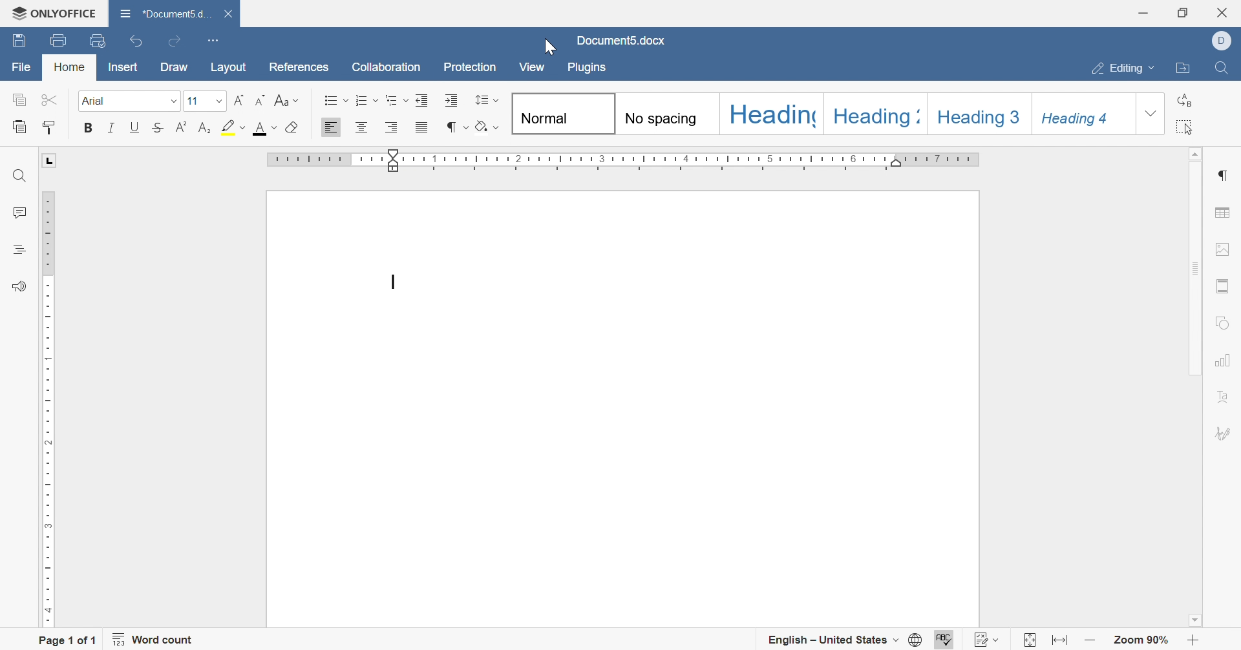 The width and height of the screenshot is (1241, 650). What do you see at coordinates (469, 67) in the screenshot?
I see `protection` at bounding box center [469, 67].